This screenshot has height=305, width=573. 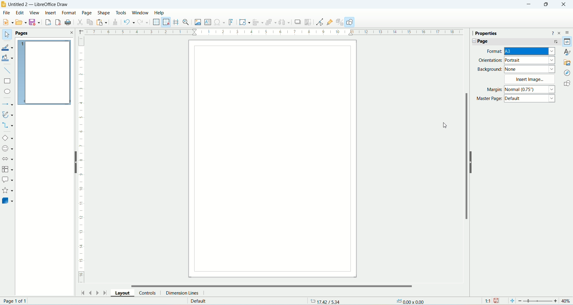 What do you see at coordinates (568, 63) in the screenshot?
I see `gallery` at bounding box center [568, 63].